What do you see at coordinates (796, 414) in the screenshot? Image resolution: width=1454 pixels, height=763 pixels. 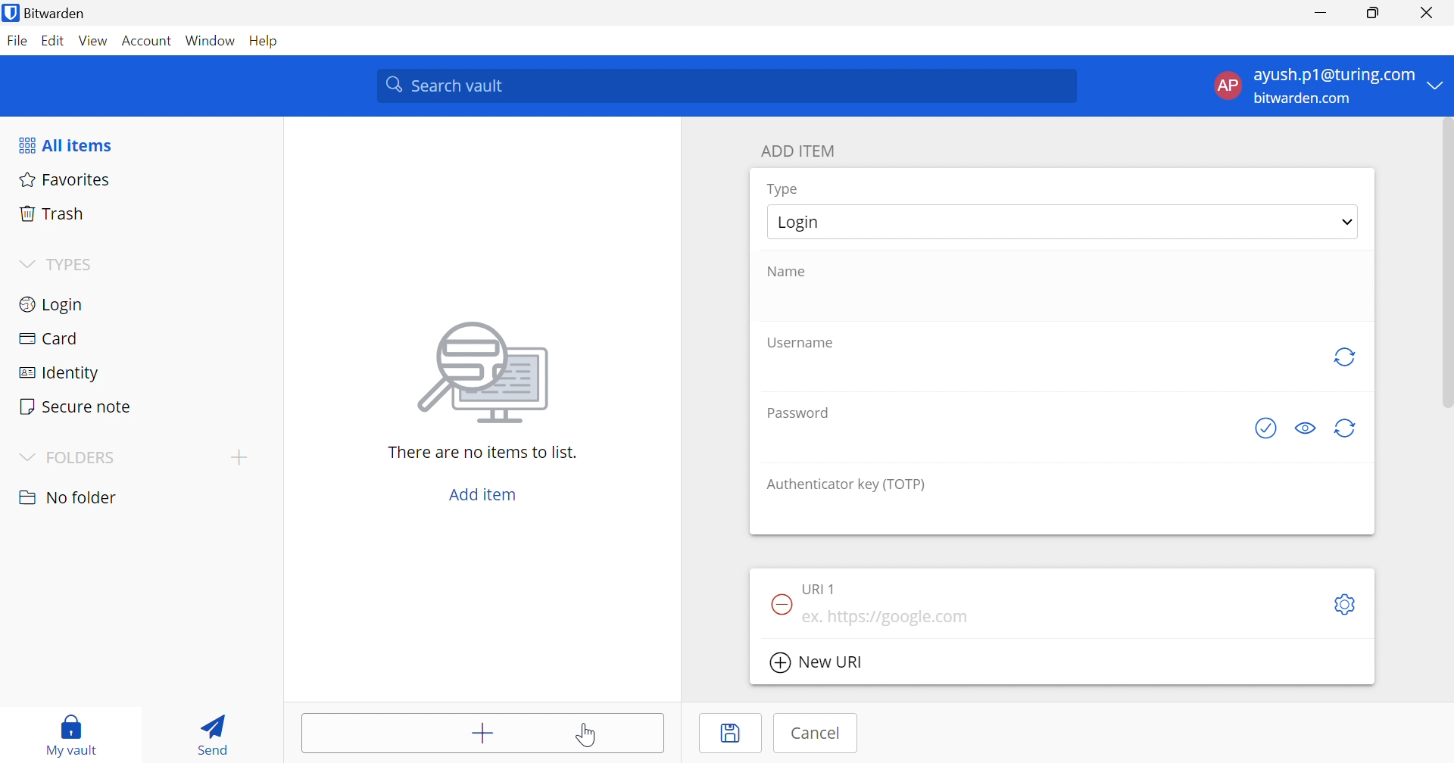 I see `Password` at bounding box center [796, 414].